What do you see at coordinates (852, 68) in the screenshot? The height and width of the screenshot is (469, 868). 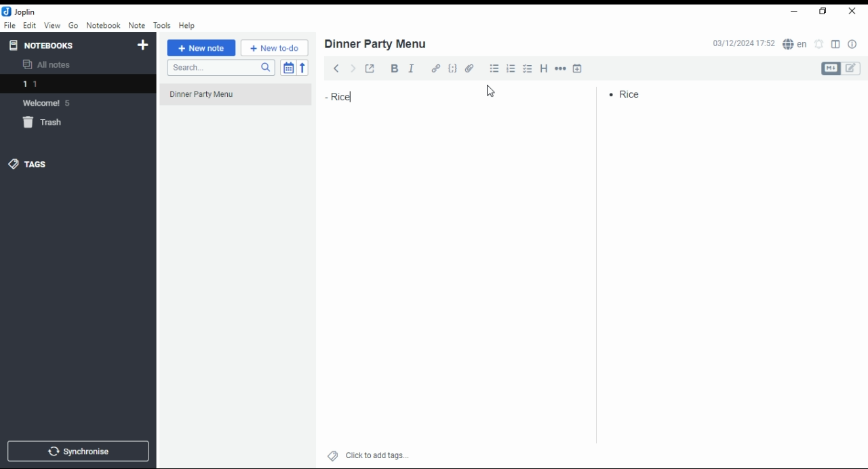 I see `edit` at bounding box center [852, 68].